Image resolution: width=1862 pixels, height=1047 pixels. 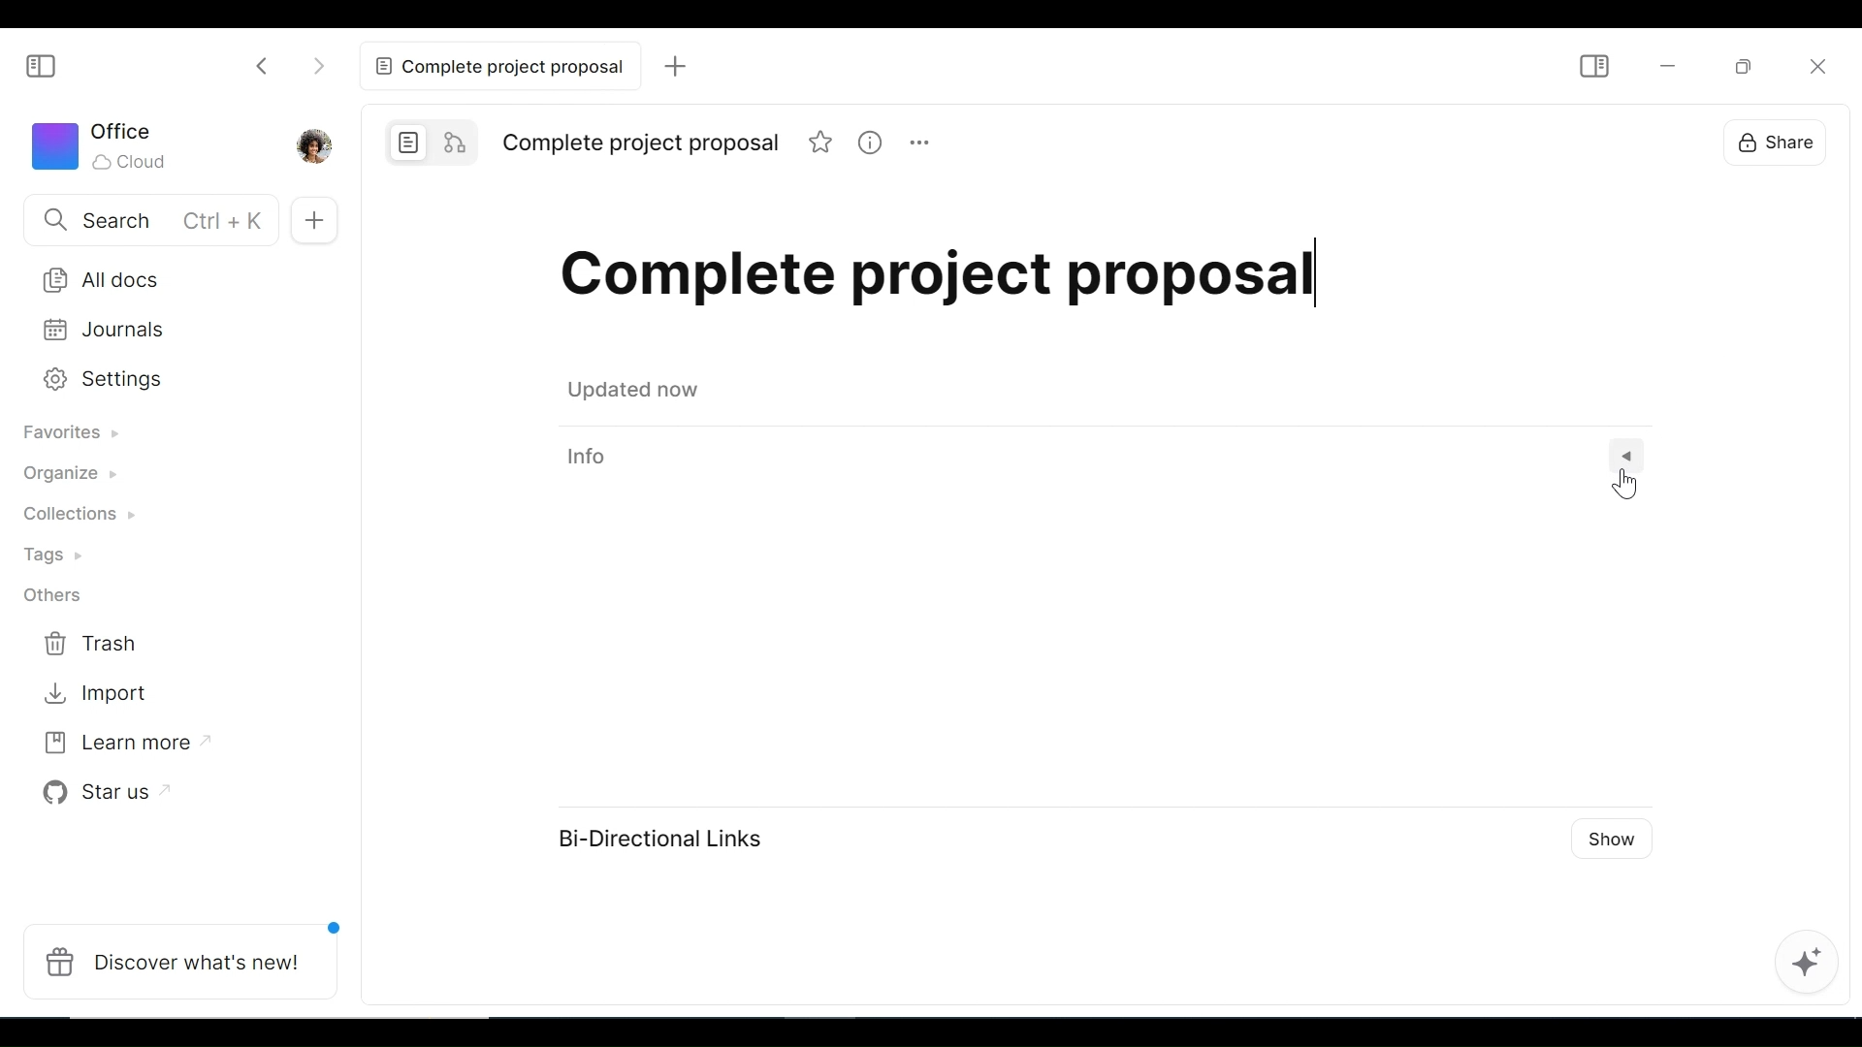 I want to click on Share, so click(x=1767, y=141).